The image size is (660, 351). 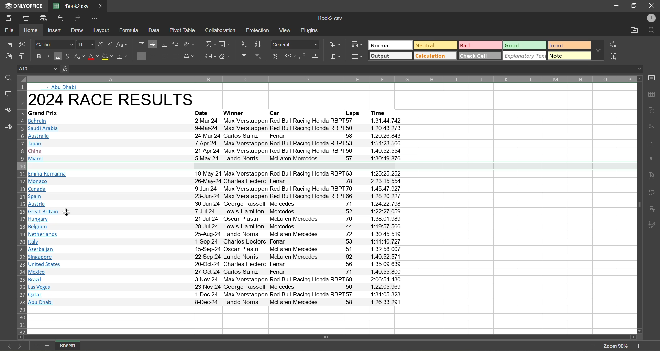 I want to click on conditional formatting, so click(x=357, y=45).